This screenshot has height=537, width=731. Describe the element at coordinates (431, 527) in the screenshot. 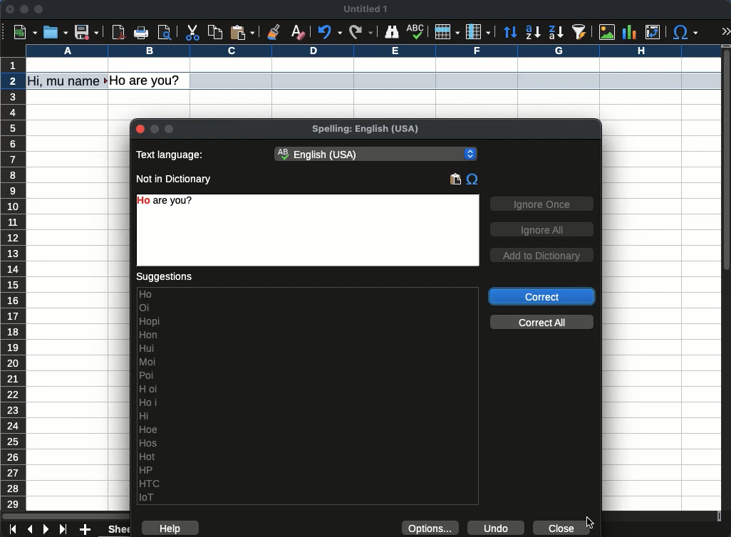

I see `options` at that location.